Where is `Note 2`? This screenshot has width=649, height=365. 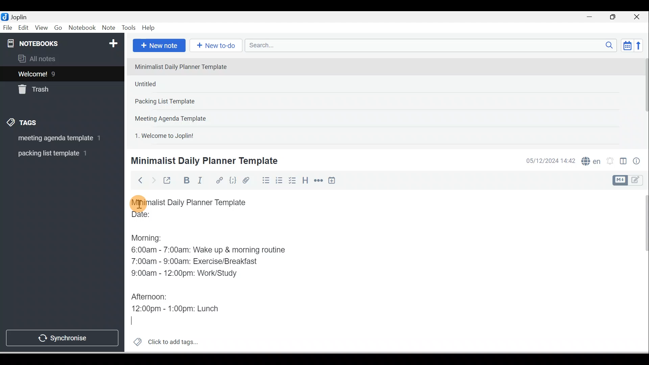
Note 2 is located at coordinates (179, 84).